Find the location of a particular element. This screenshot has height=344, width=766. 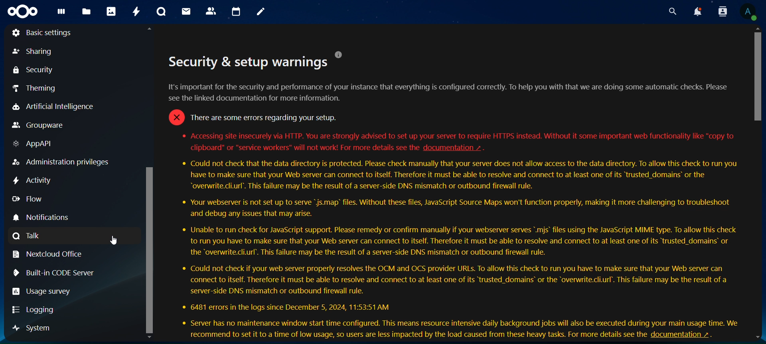

view profile is located at coordinates (748, 12).